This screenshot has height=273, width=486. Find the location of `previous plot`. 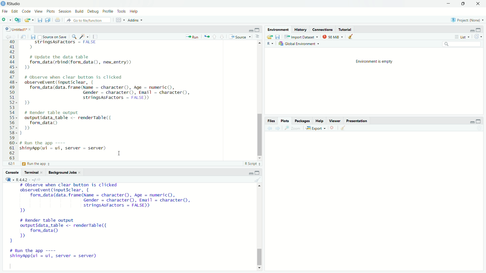

previous plot is located at coordinates (269, 128).